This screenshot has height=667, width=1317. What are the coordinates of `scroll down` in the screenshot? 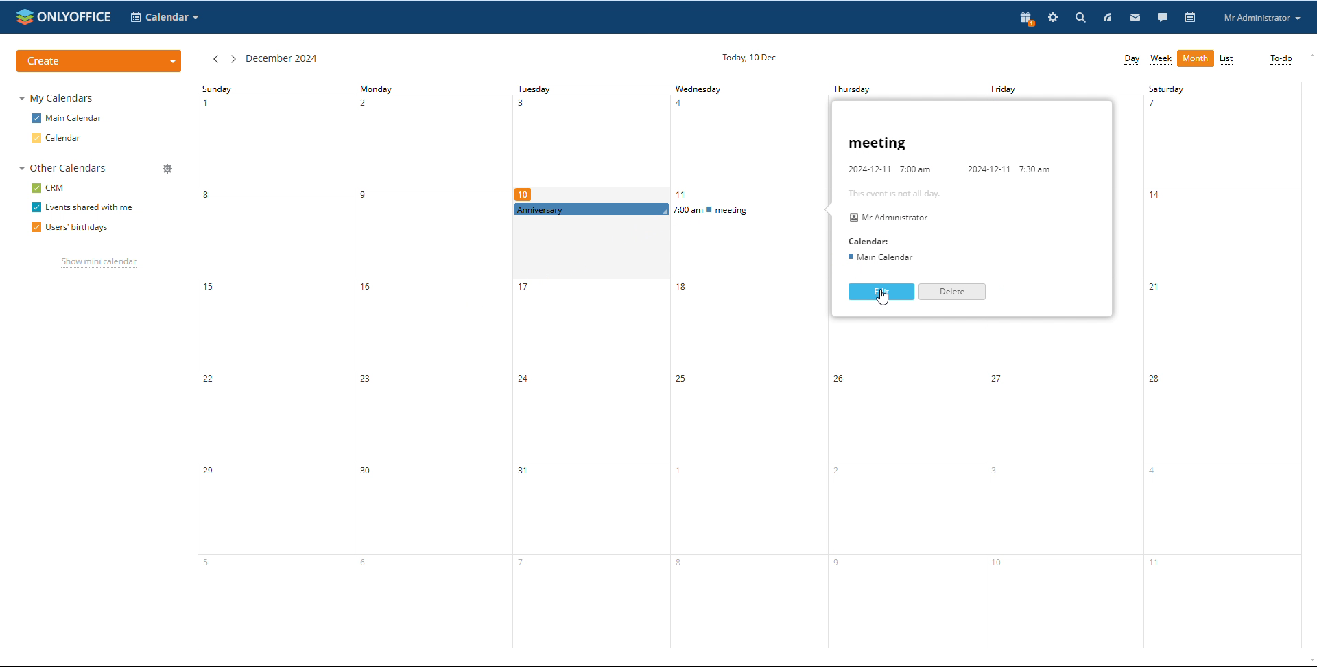 It's located at (1309, 662).